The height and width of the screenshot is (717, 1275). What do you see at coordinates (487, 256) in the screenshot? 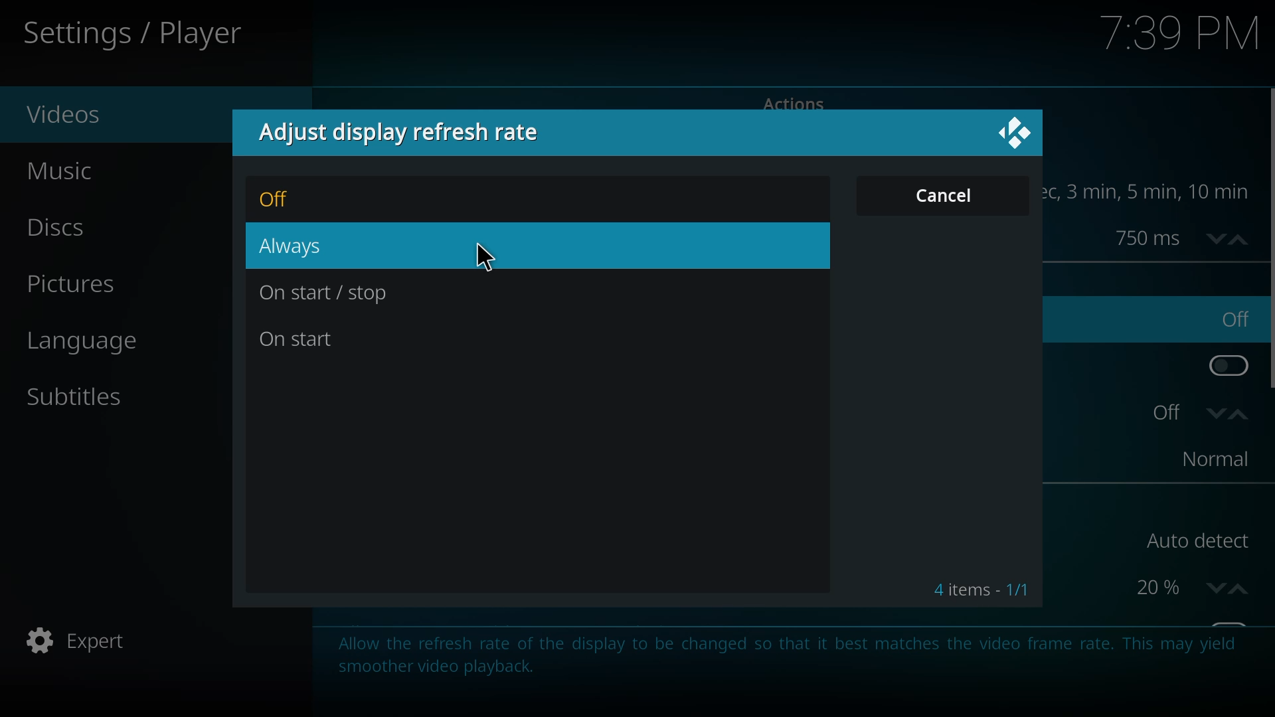
I see `cursor` at bounding box center [487, 256].